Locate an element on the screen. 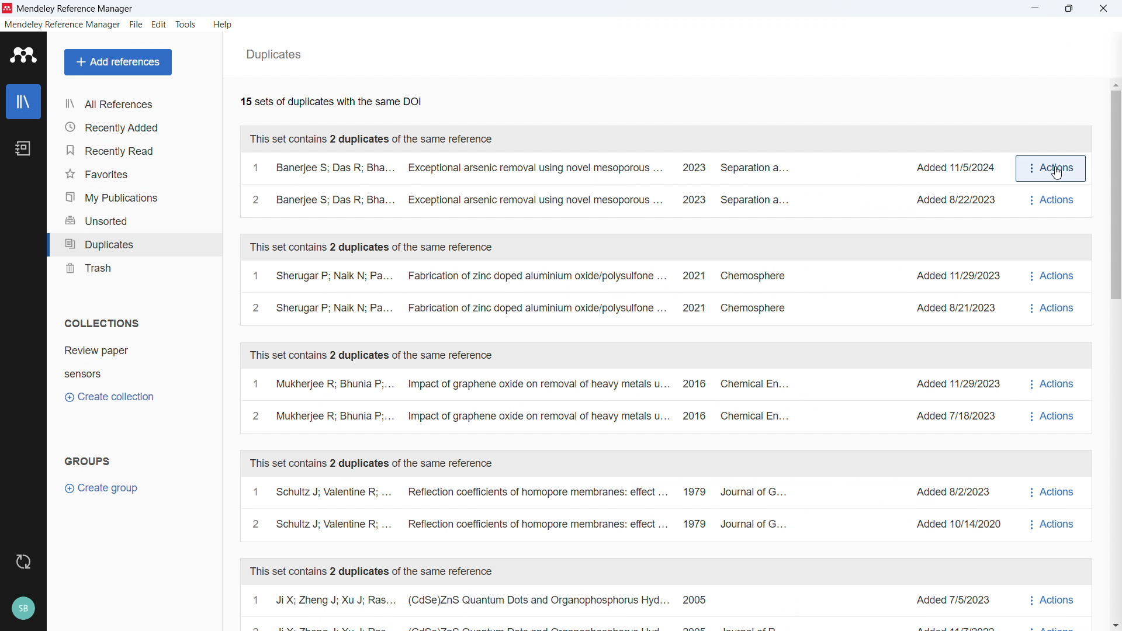 The width and height of the screenshot is (1122, 631). 1 Banerjee S; Das R; Bha... Exceptional arsenic removal using novel mesoporous ... ~~ 2023 Separation a... is located at coordinates (527, 168).